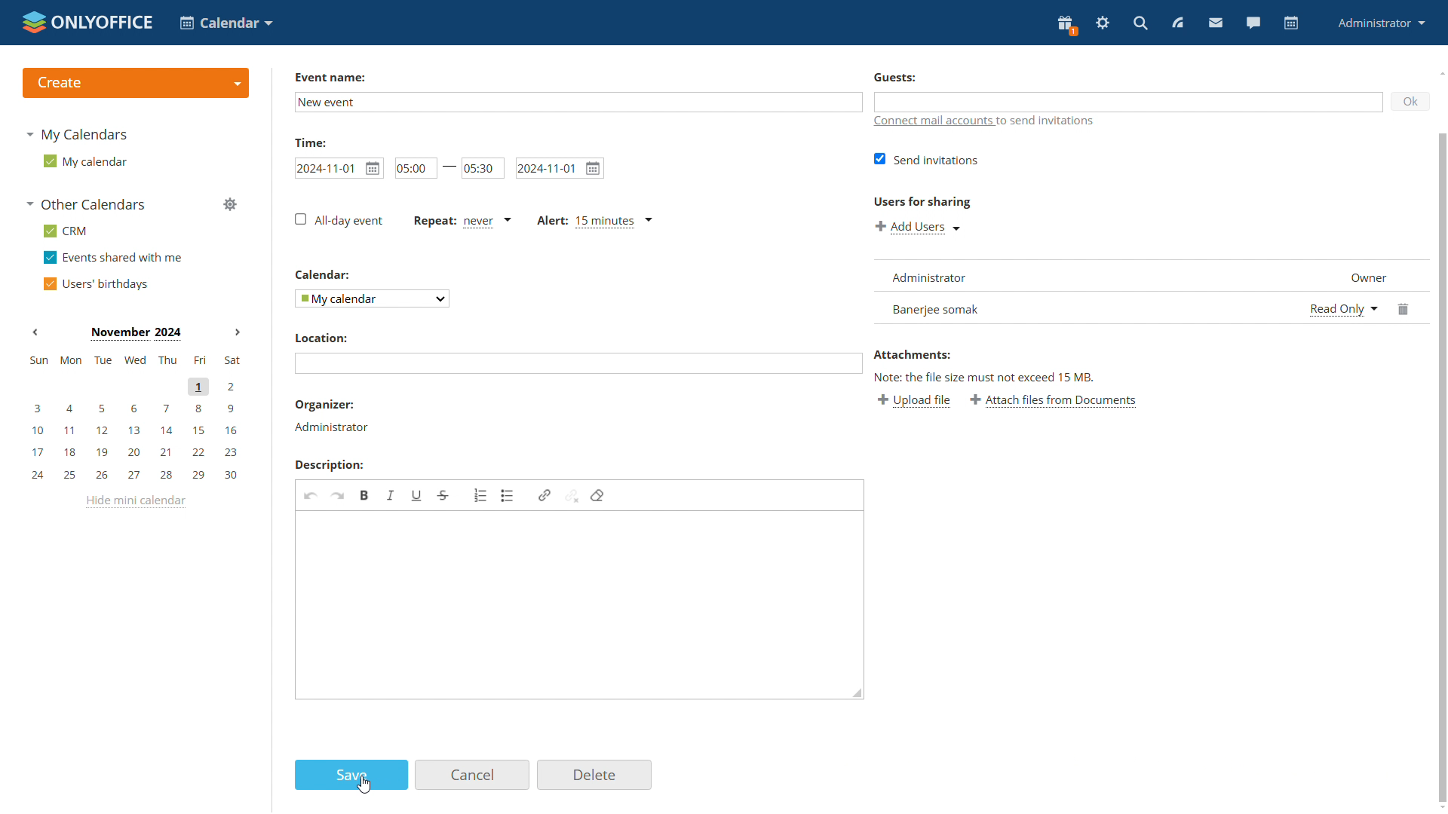 This screenshot has width=1448, height=814. Describe the element at coordinates (461, 220) in the screenshot. I see `Event repetition set at never` at that location.